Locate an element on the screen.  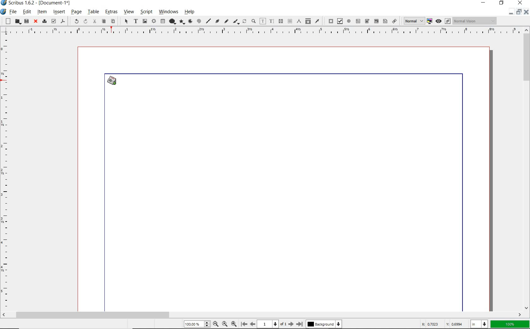
preview mode is located at coordinates (443, 21).